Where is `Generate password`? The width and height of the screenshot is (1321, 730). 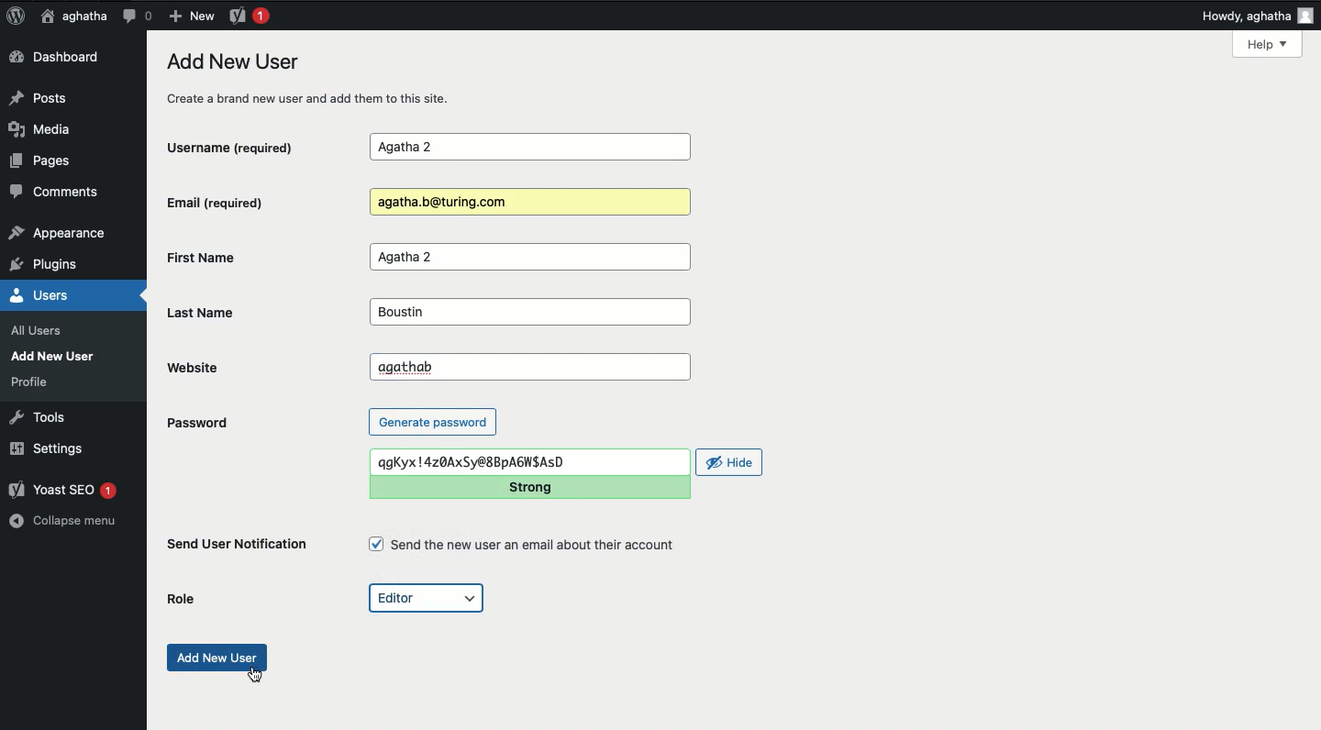
Generate password is located at coordinates (433, 421).